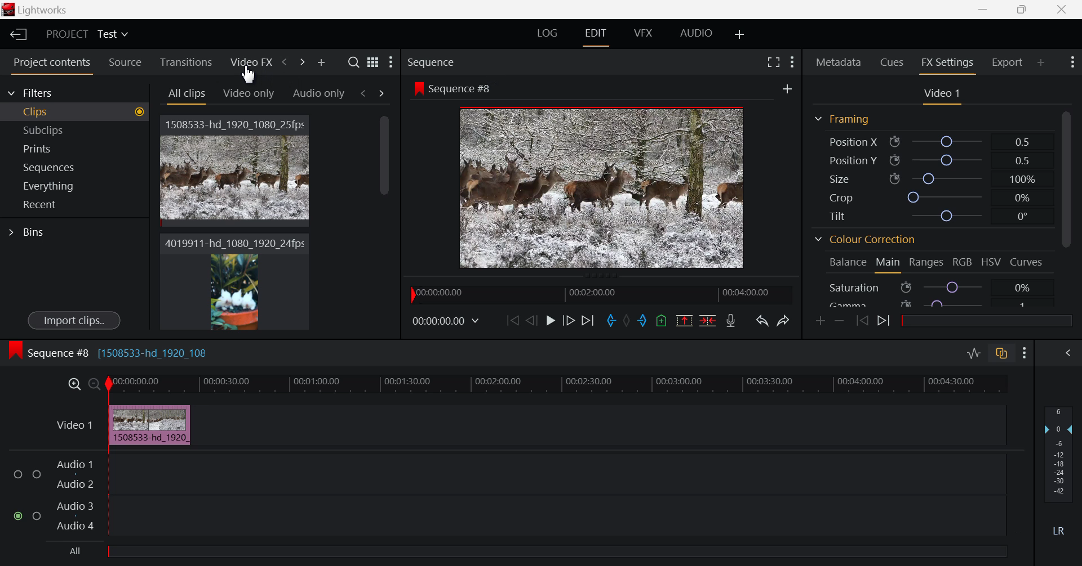  I want to click on All Clips Tab Open, so click(186, 95).